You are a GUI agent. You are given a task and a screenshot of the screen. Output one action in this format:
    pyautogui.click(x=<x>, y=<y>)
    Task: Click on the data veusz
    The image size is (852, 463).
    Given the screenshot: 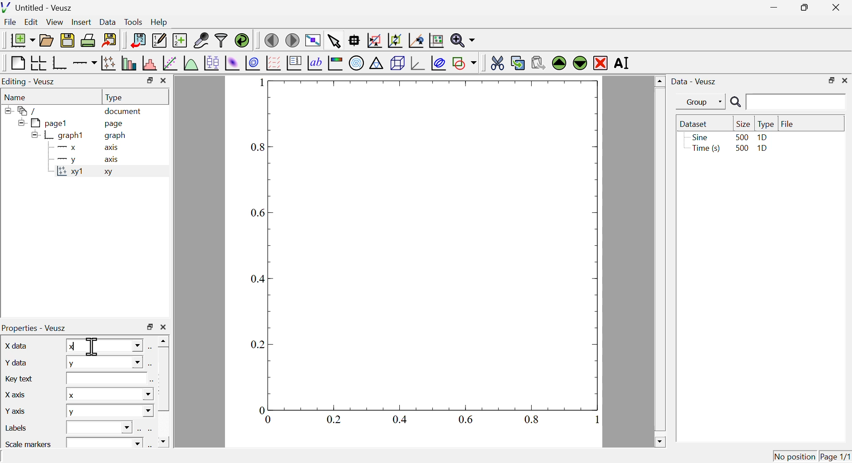 What is the action you would take?
    pyautogui.click(x=694, y=81)
    